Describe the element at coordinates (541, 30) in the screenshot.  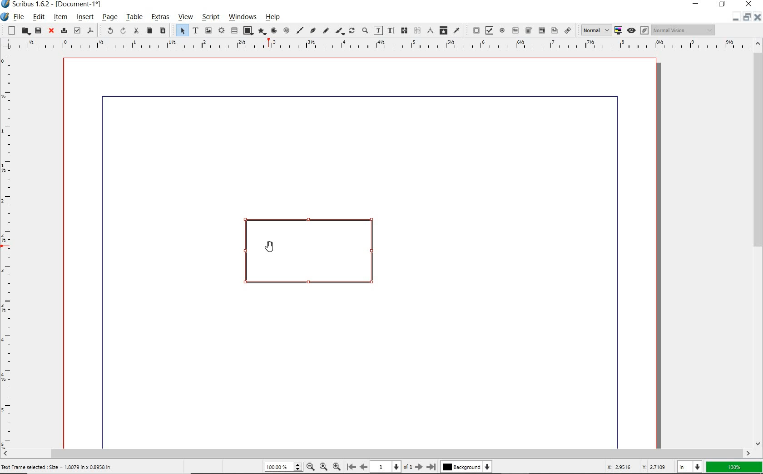
I see `pdf combo box` at that location.